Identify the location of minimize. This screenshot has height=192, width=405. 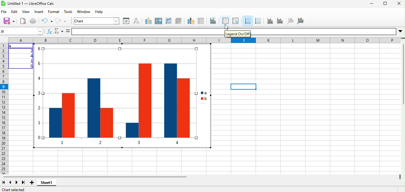
(372, 3).